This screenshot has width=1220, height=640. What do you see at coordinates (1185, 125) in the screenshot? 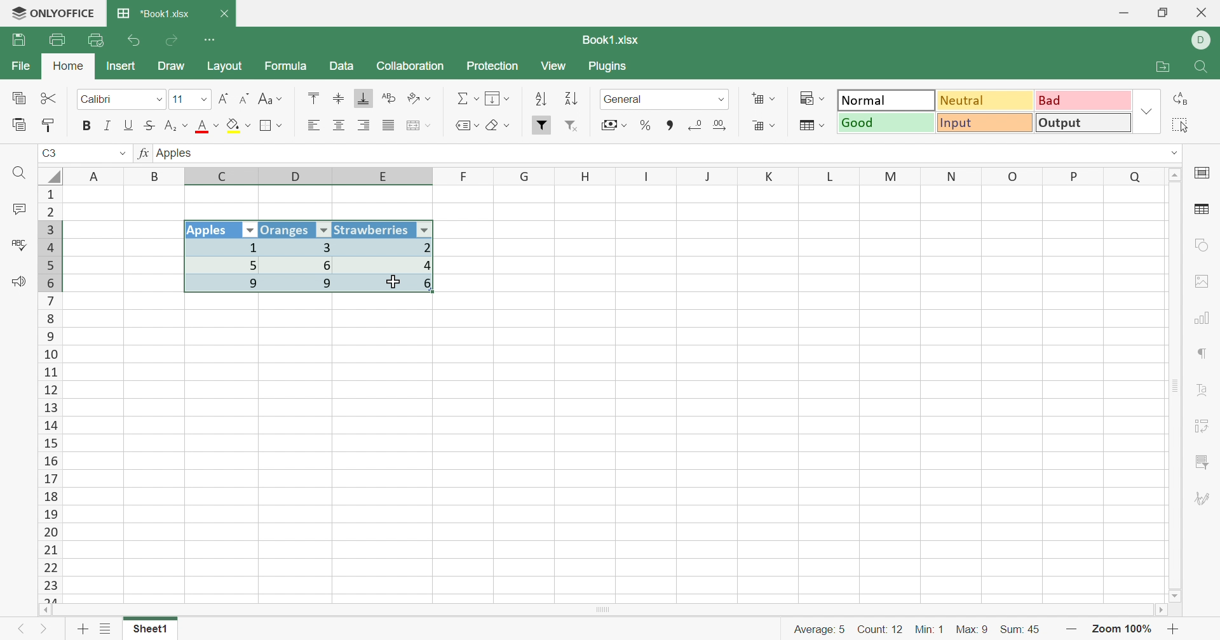
I see `Select all` at bounding box center [1185, 125].